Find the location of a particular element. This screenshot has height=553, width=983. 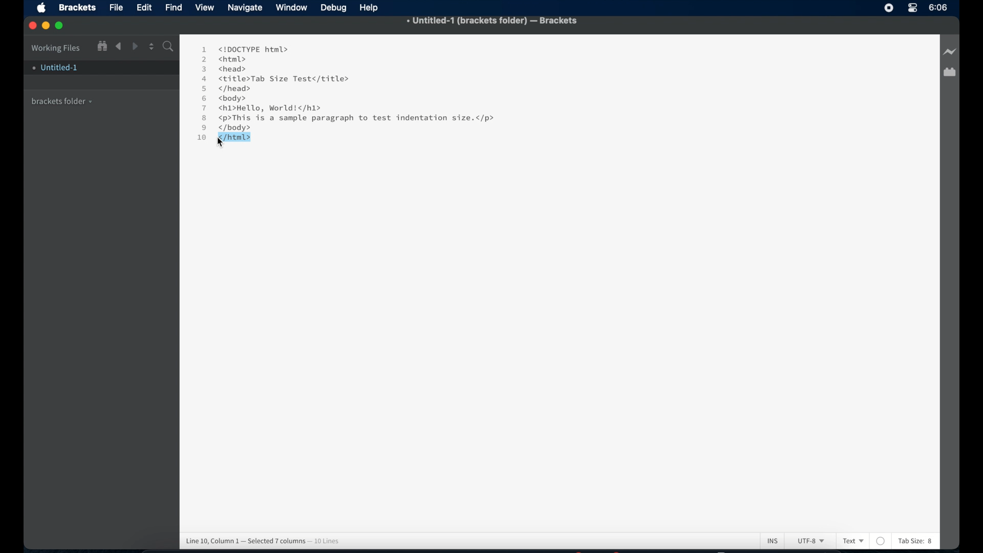

Charging is located at coordinates (949, 52).